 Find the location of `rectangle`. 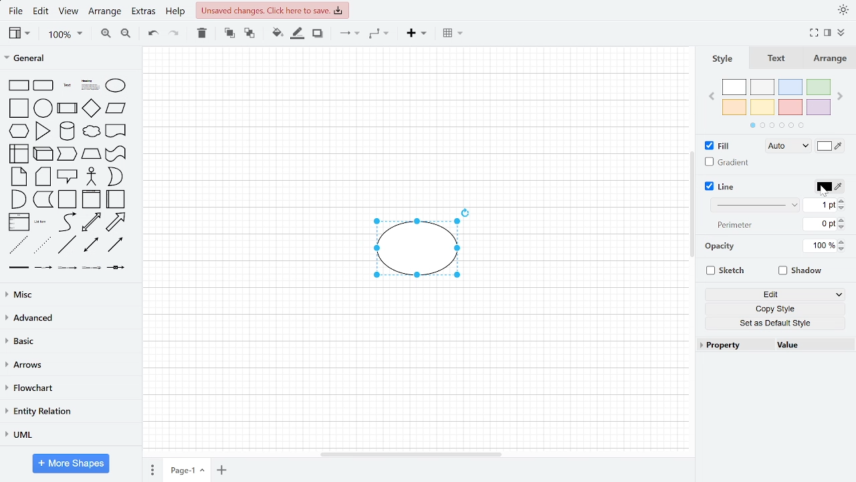

rectangle is located at coordinates (19, 86).